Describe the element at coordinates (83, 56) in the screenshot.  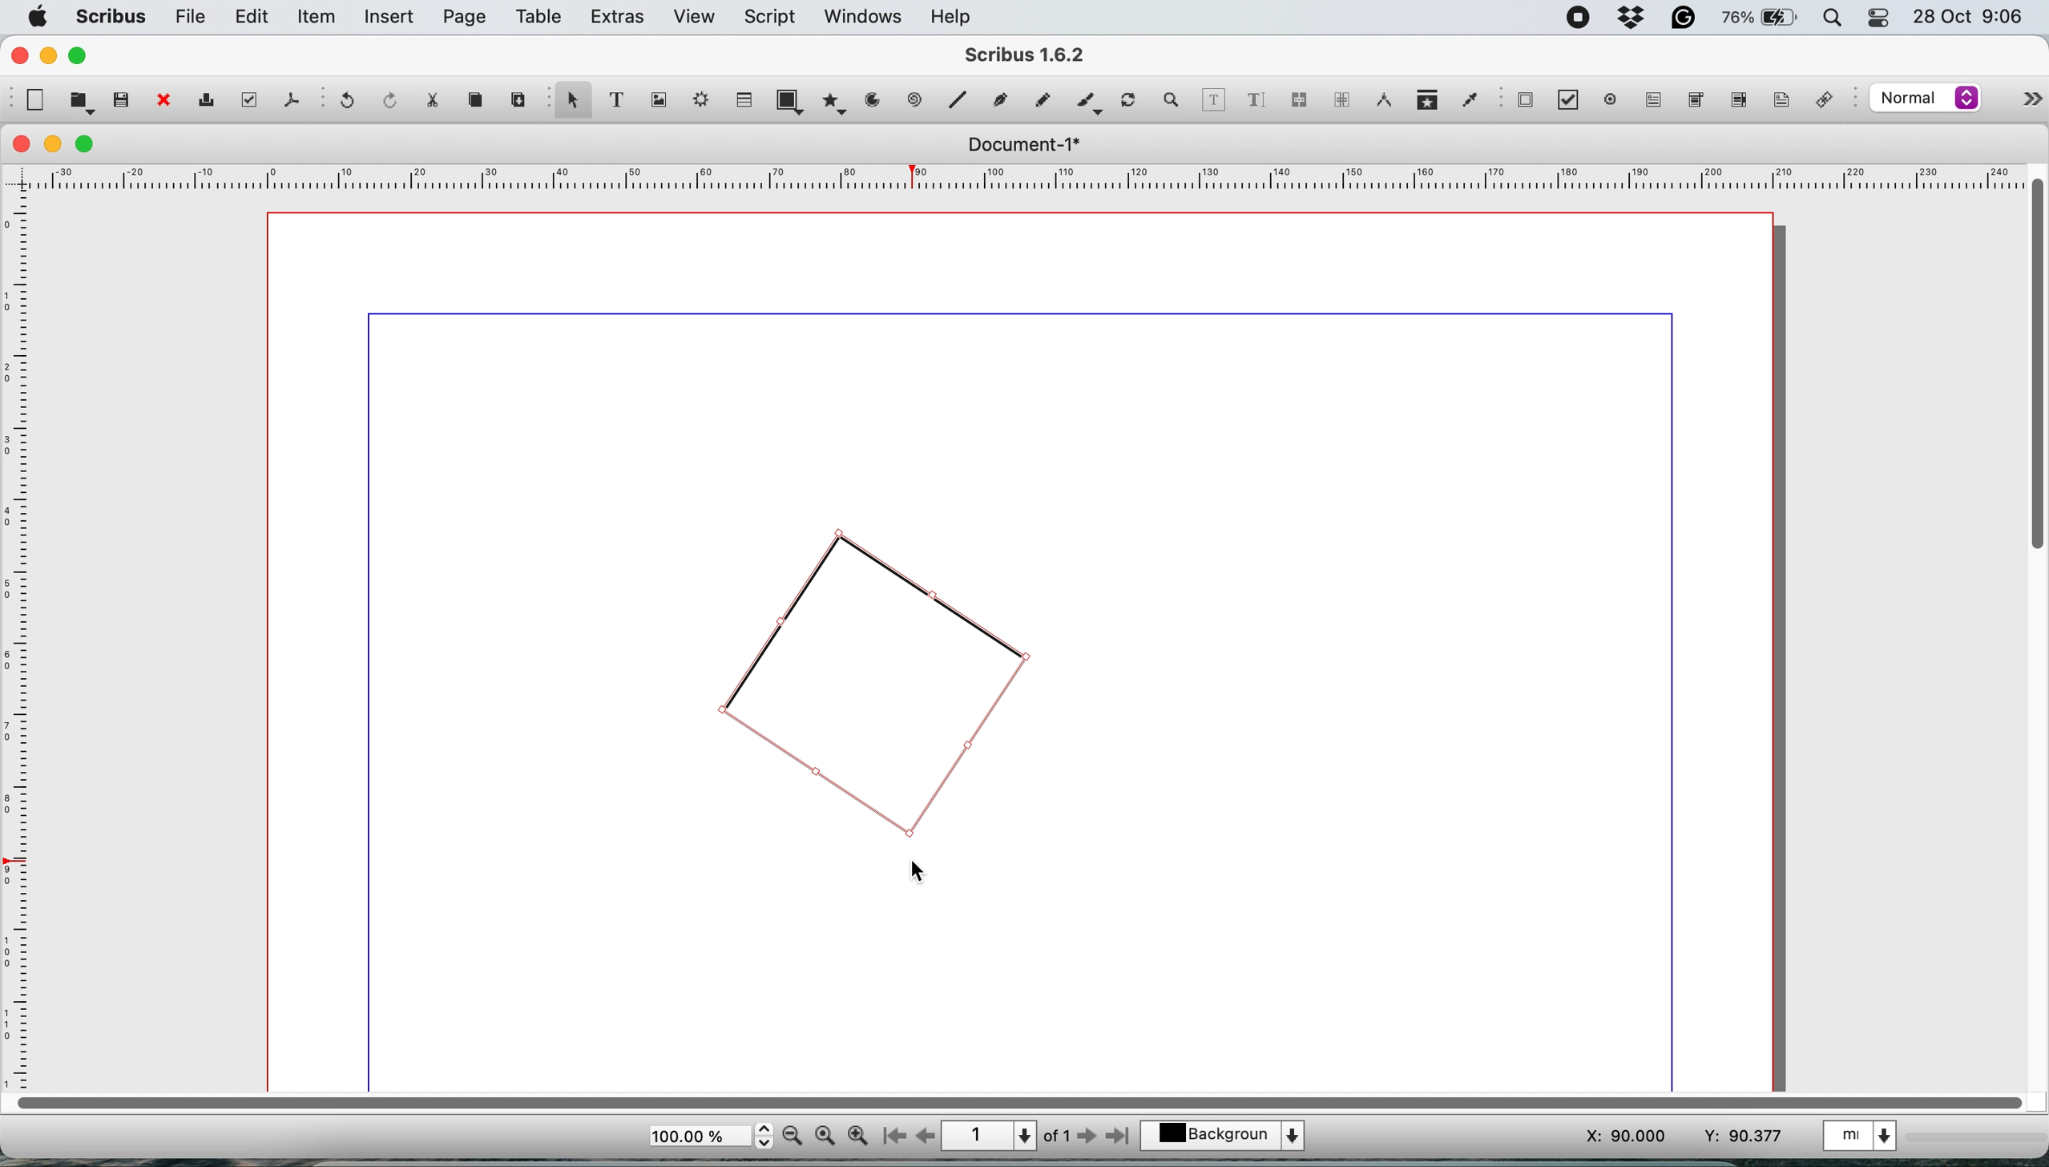
I see `maximise` at that location.